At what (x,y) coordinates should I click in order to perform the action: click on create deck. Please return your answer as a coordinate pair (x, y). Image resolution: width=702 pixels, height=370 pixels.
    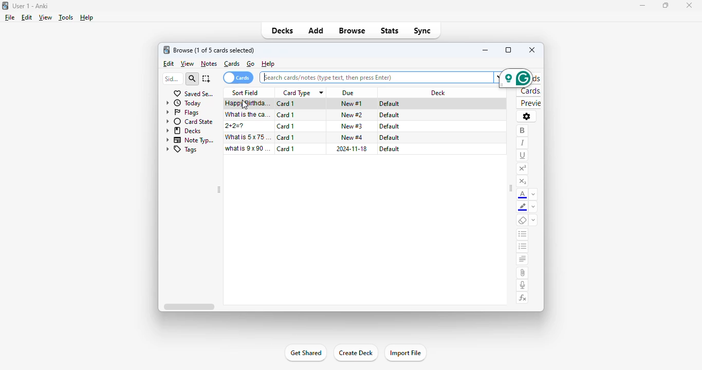
    Looking at the image, I should click on (355, 353).